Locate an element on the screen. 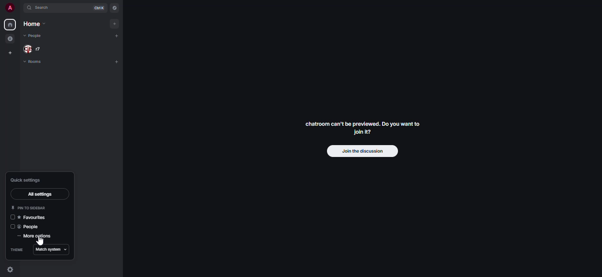  favorites is located at coordinates (33, 218).